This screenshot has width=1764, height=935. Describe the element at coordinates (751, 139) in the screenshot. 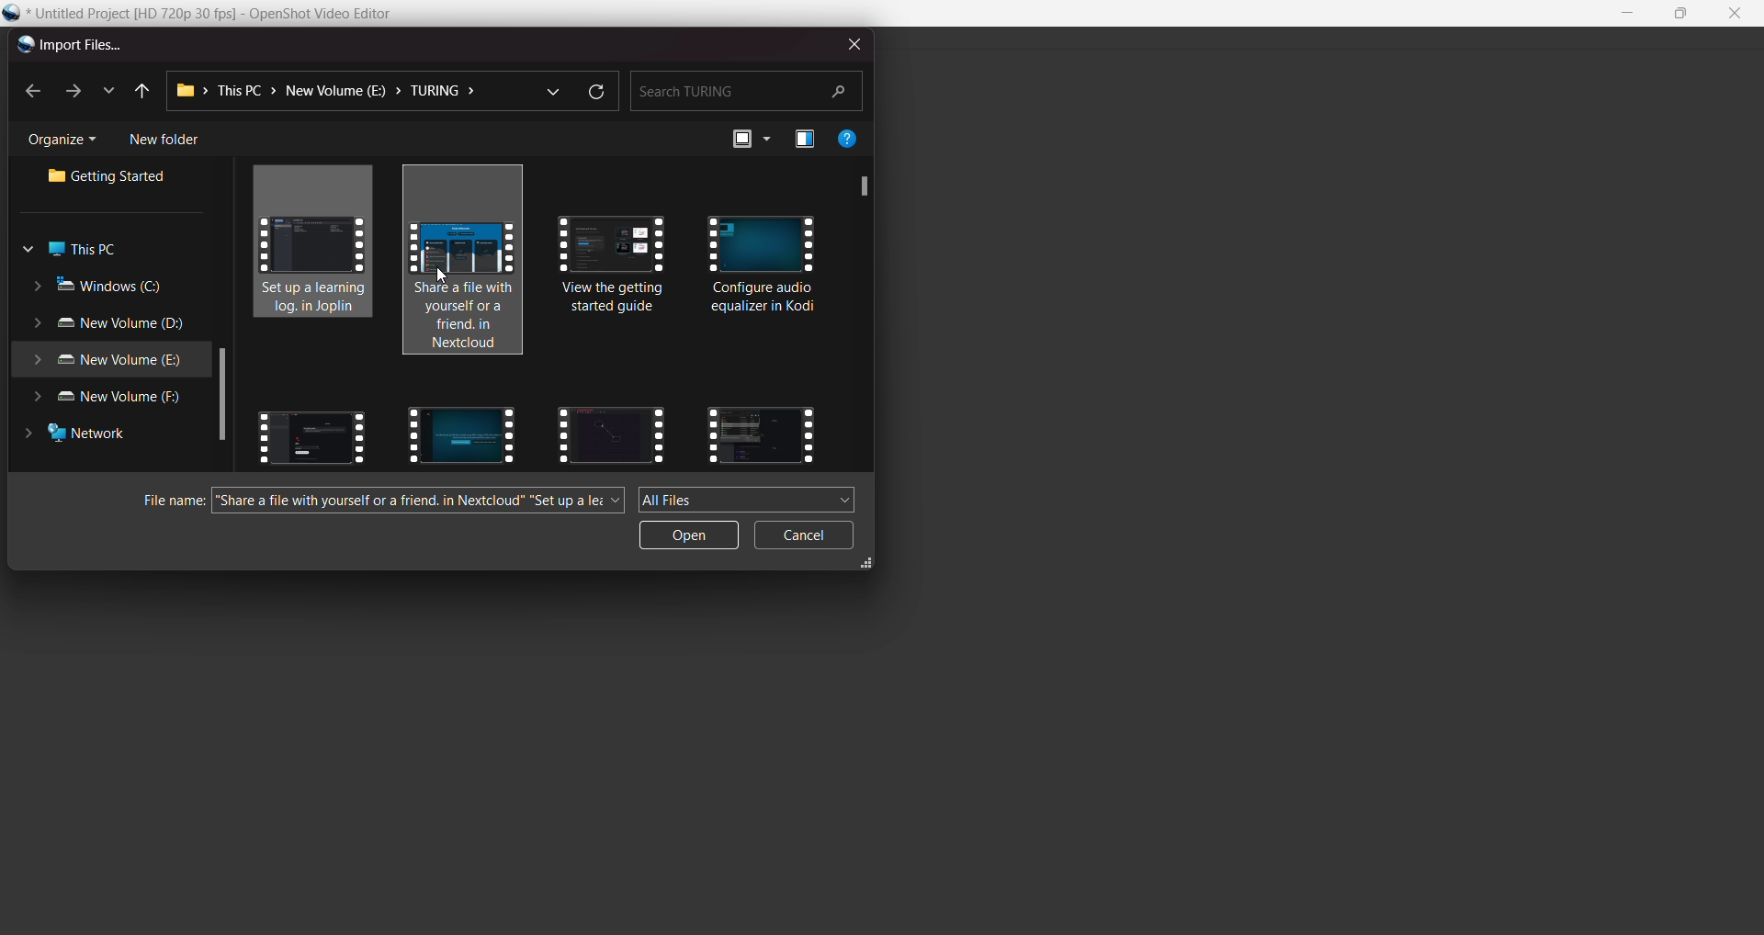

I see `view` at that location.